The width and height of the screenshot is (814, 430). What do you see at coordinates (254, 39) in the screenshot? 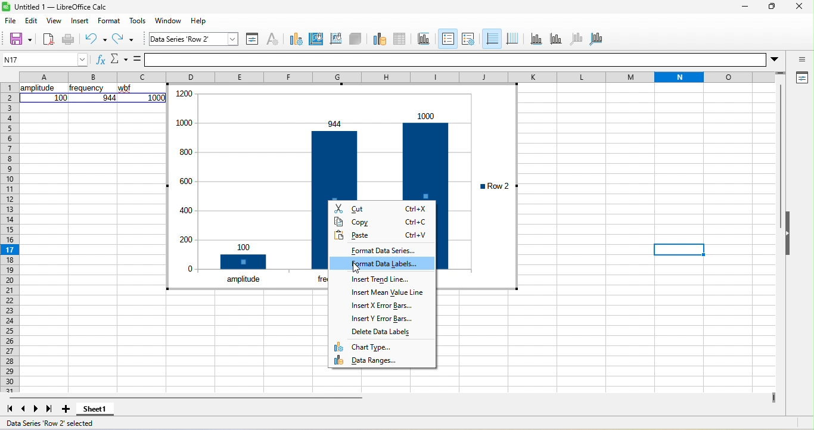
I see `format selection` at bounding box center [254, 39].